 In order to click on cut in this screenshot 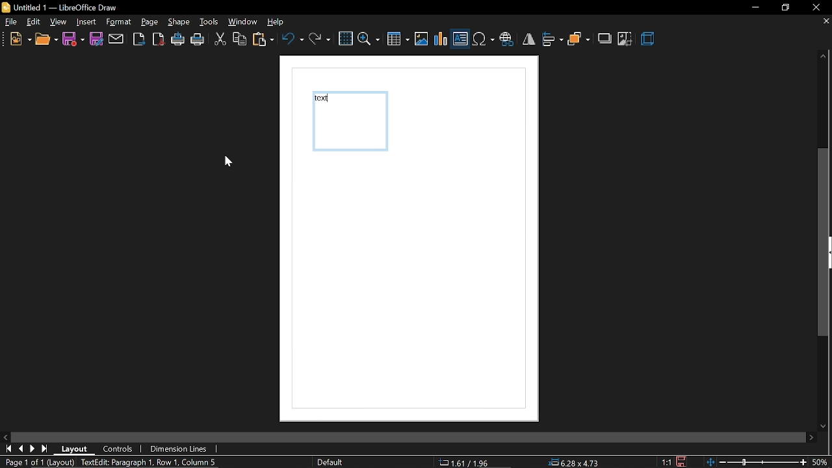, I will do `click(220, 40)`.